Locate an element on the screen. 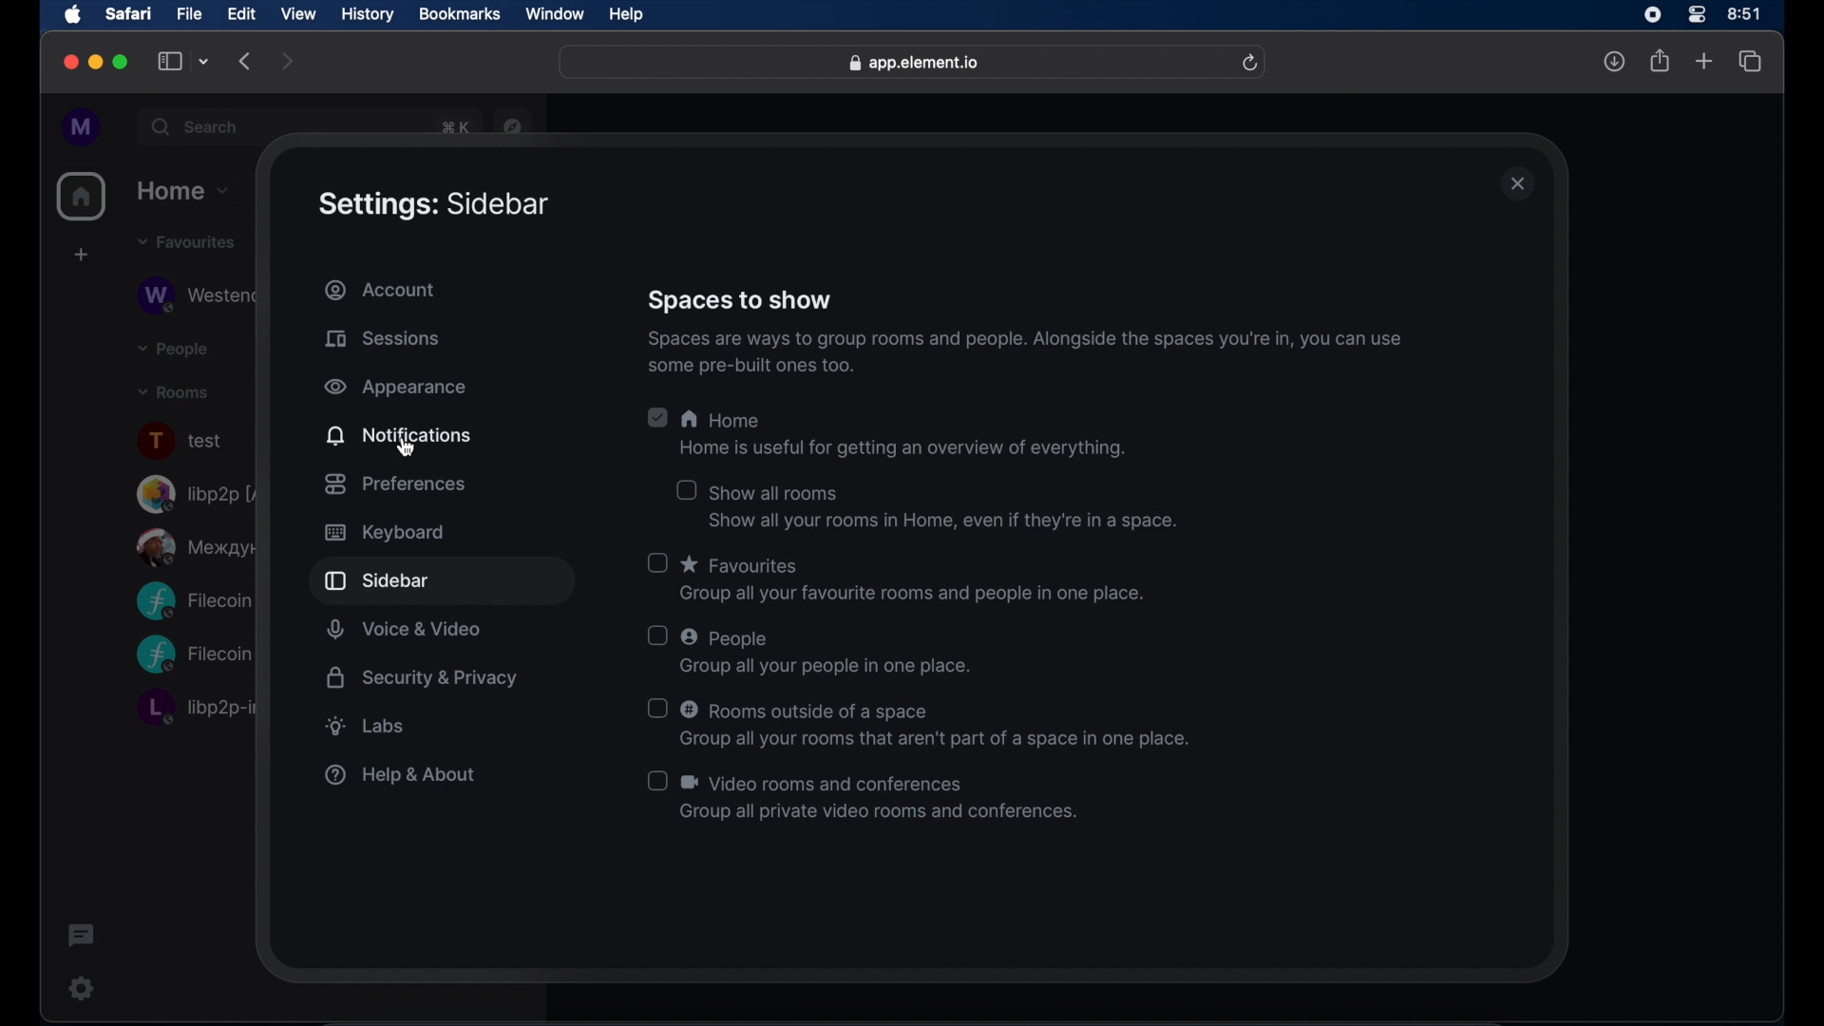 The width and height of the screenshot is (1824, 1026). sessions is located at coordinates (382, 338).